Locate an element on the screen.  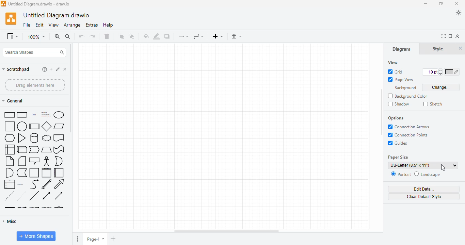
zoom is located at coordinates (36, 37).